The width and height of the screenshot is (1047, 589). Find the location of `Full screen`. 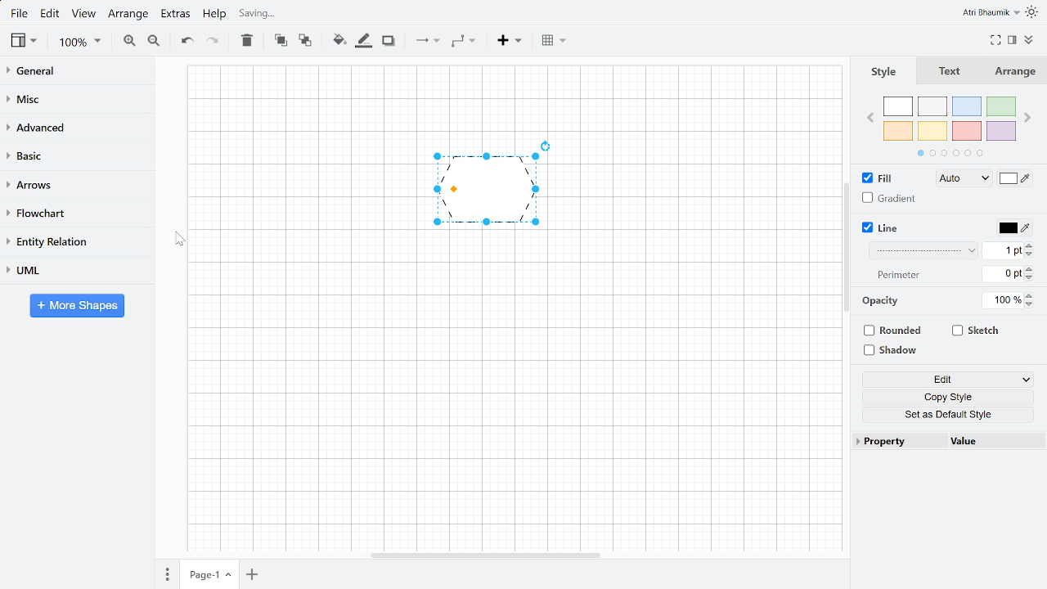

Full screen is located at coordinates (995, 39).